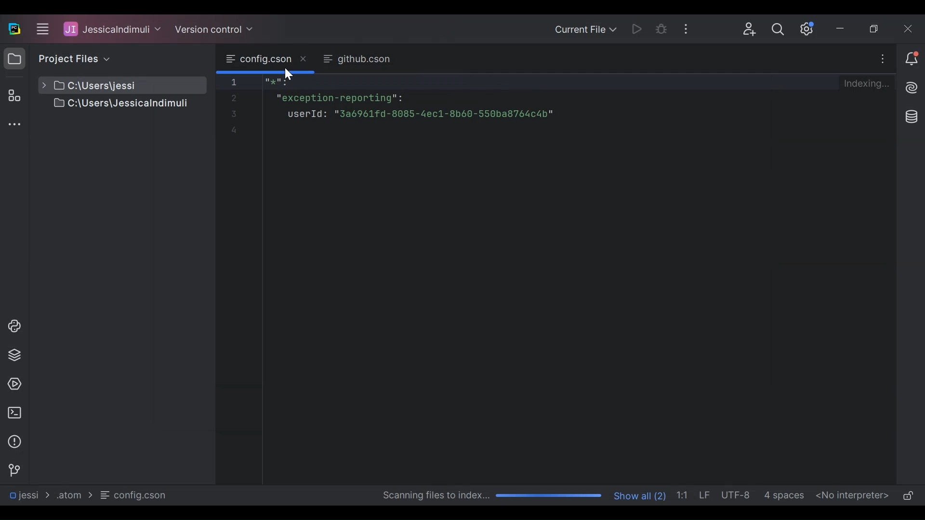  I want to click on Close, so click(910, 28).